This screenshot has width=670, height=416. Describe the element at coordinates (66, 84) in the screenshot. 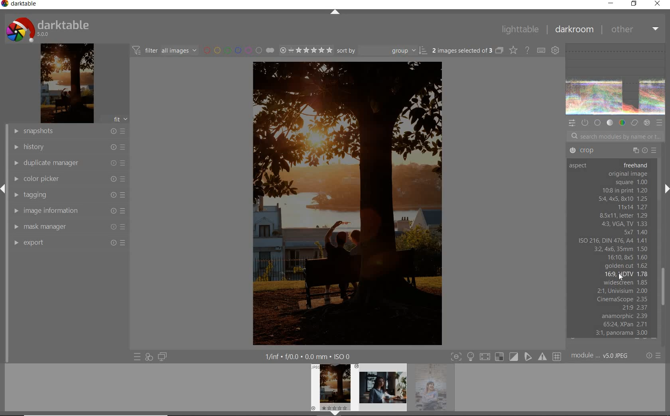

I see `image` at that location.